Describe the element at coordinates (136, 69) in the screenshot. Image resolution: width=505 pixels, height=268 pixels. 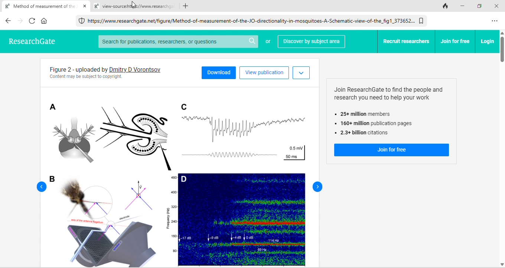
I see `author Dimitry D Vorontsov profile link` at that location.